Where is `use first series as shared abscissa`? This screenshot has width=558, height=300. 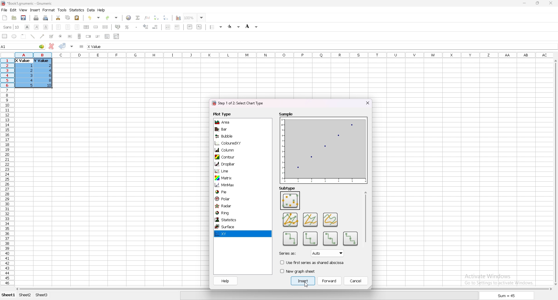 use first series as shared abscissa is located at coordinates (312, 262).